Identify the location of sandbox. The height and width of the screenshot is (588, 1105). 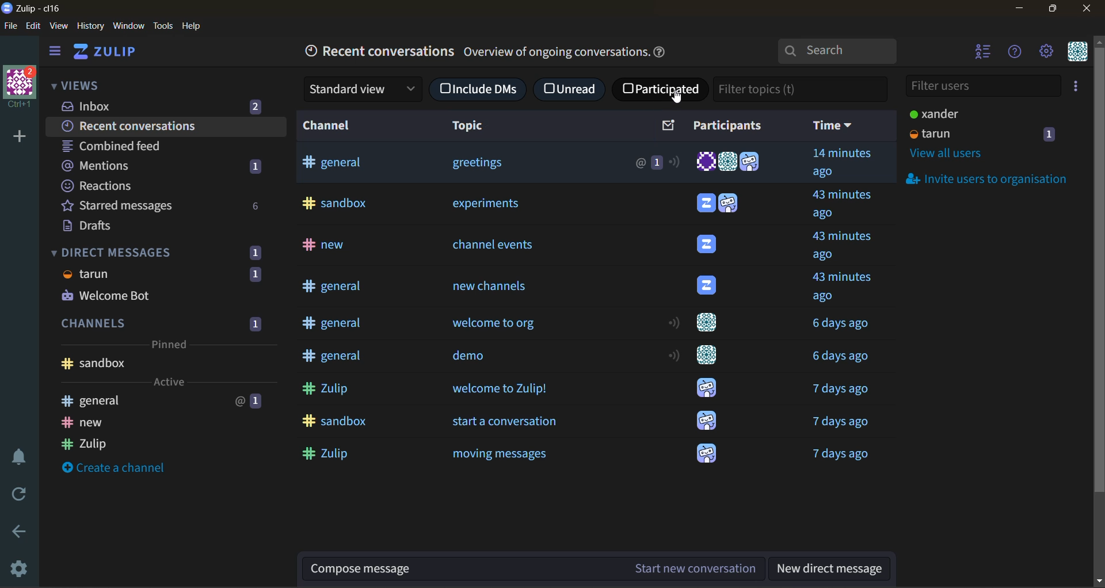
(157, 363).